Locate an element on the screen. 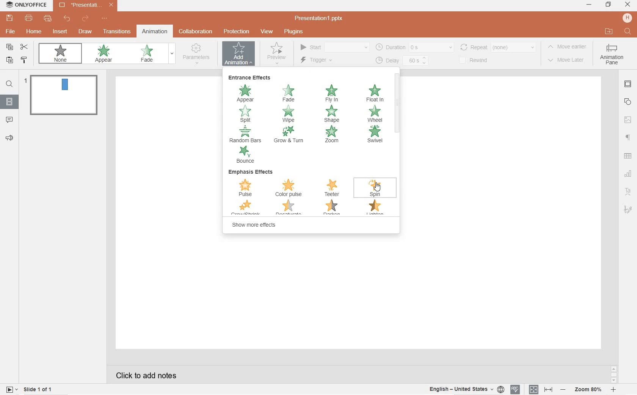 This screenshot has width=637, height=395. show more effects is located at coordinates (253, 225).